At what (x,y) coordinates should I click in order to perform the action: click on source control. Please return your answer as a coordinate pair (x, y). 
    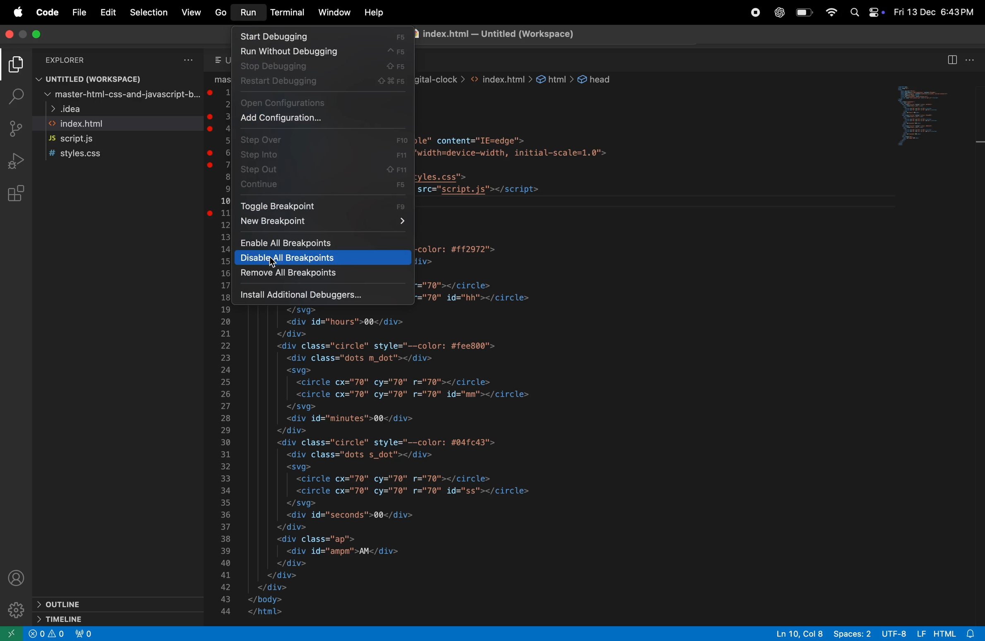
    Looking at the image, I should click on (16, 128).